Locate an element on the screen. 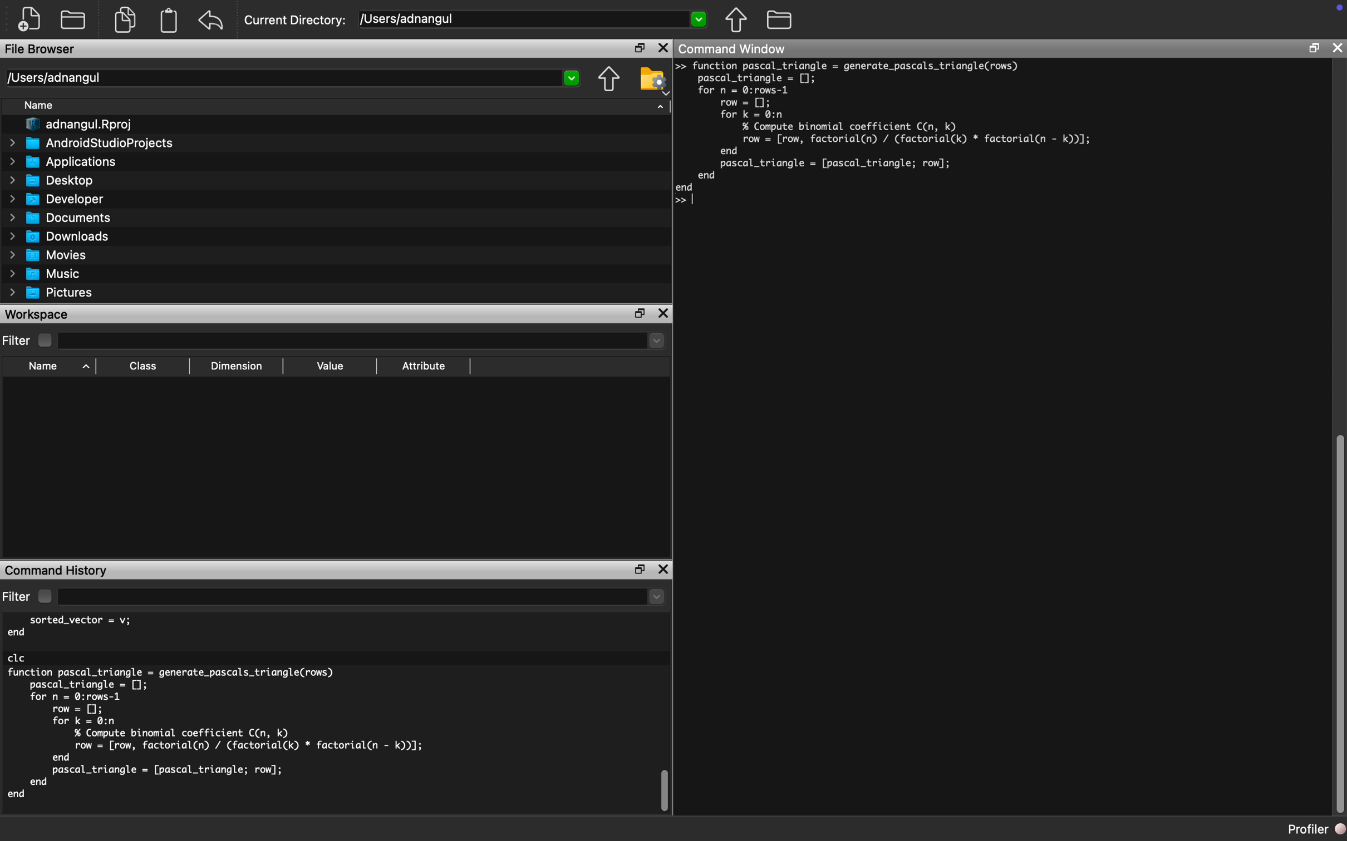 This screenshot has width=1347, height=841. AndroidStudioProjects is located at coordinates (90, 144).